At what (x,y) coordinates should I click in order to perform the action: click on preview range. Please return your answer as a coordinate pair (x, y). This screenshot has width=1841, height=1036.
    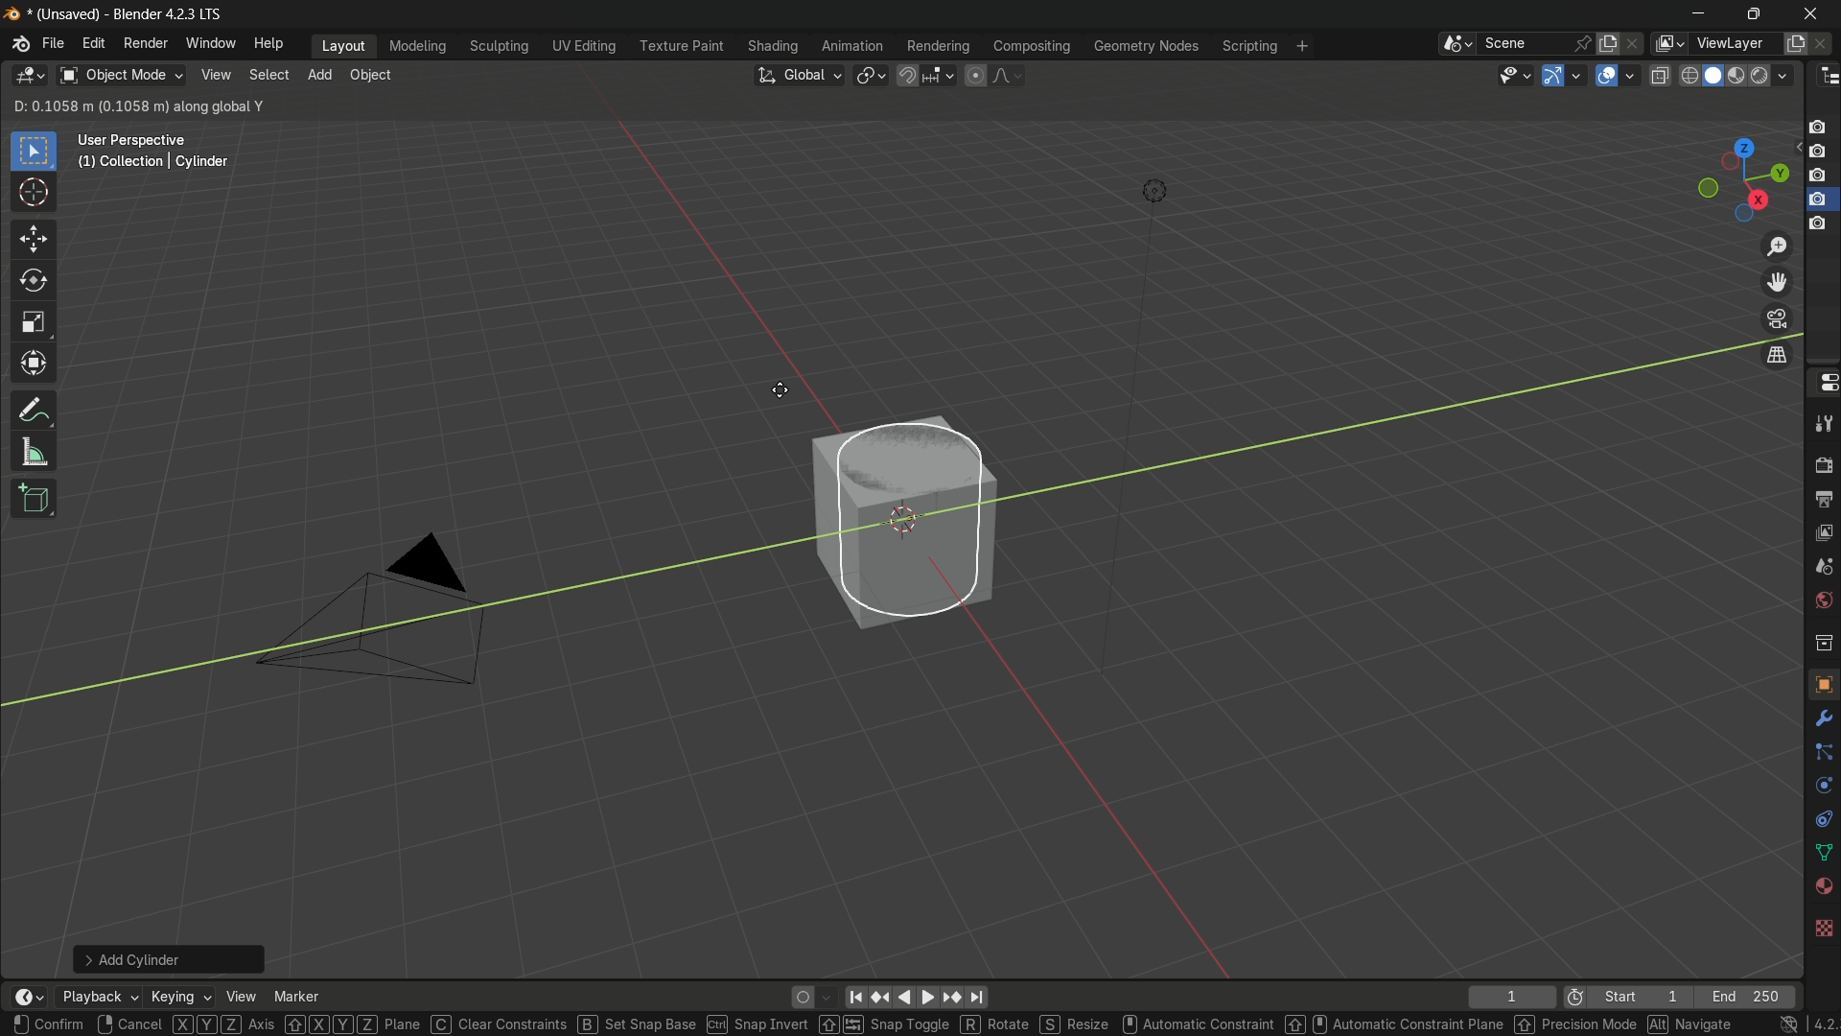
    Looking at the image, I should click on (1575, 996).